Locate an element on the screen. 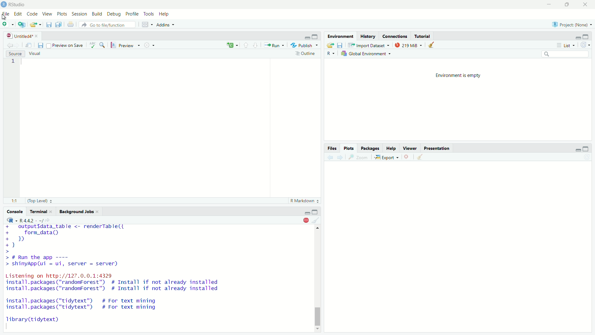 This screenshot has height=335, width=595. go to previous section is located at coordinates (246, 45).